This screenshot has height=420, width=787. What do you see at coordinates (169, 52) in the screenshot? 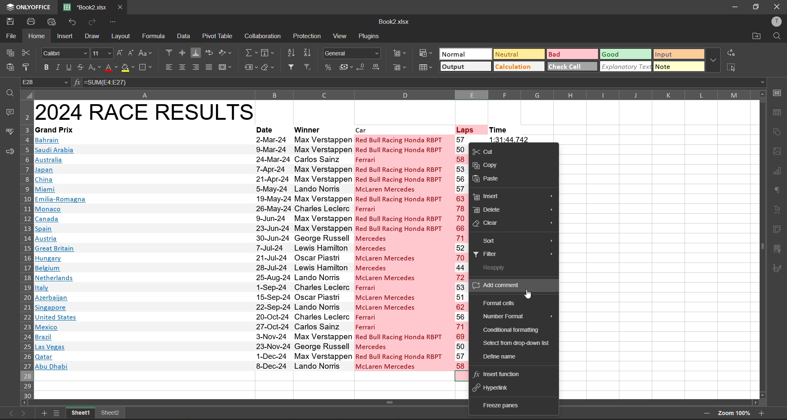
I see `align top` at bounding box center [169, 52].